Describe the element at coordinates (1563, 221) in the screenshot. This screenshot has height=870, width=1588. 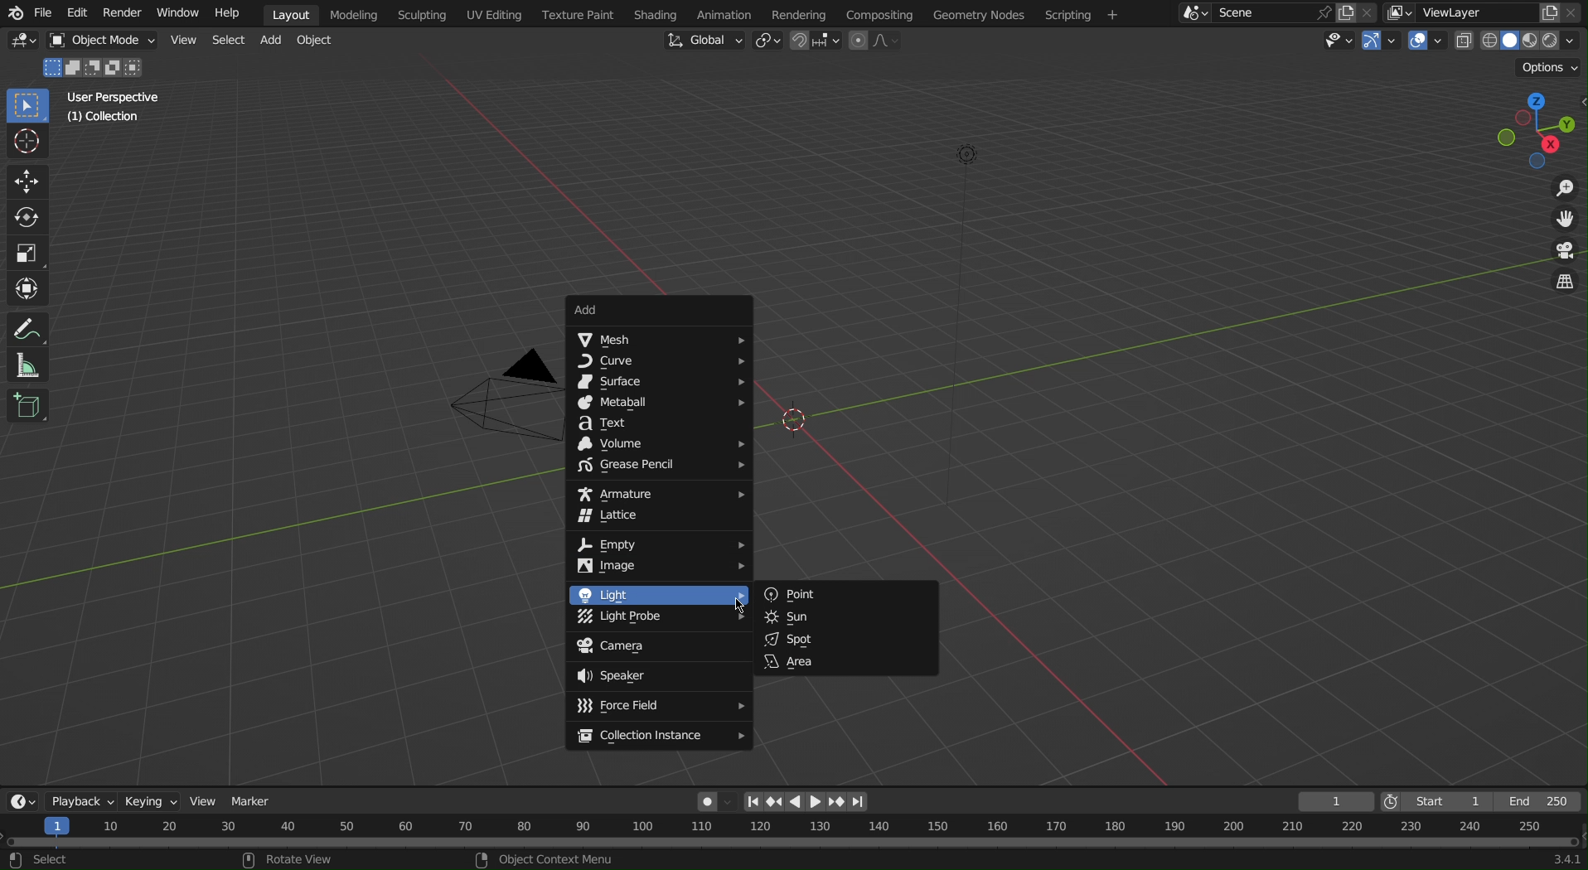
I see `Move View` at that location.